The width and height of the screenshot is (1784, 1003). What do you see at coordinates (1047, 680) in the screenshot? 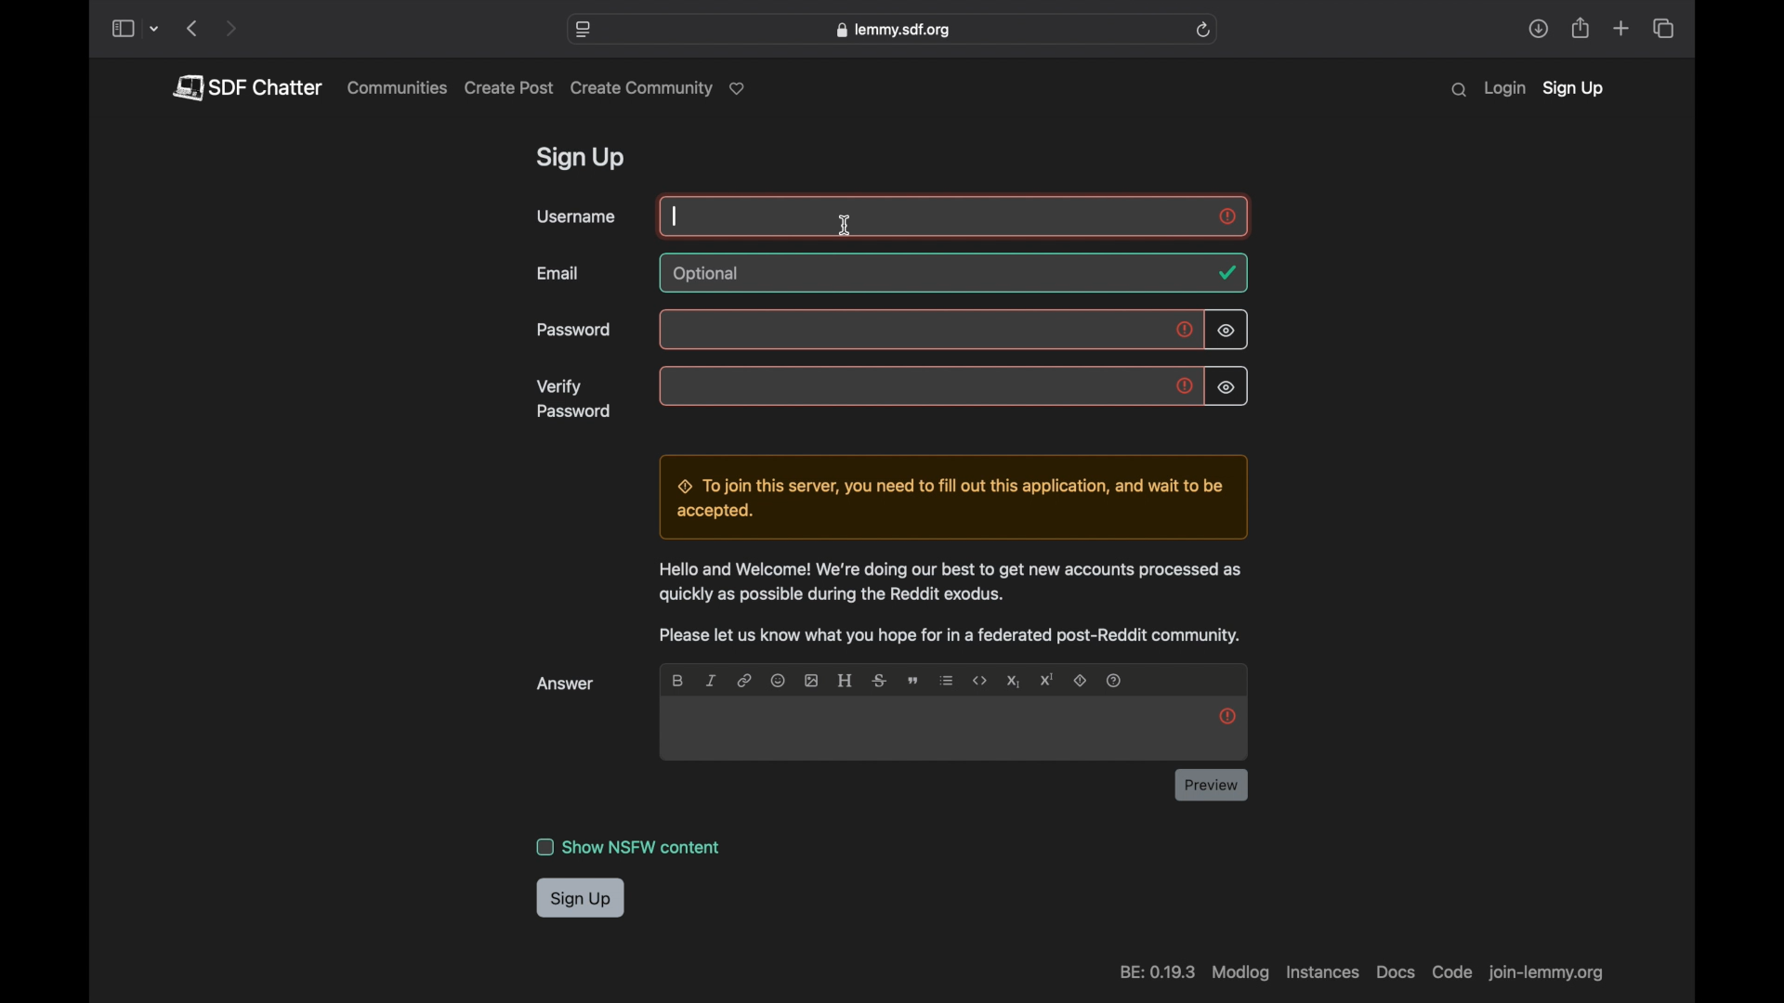
I see `superscript` at bounding box center [1047, 680].